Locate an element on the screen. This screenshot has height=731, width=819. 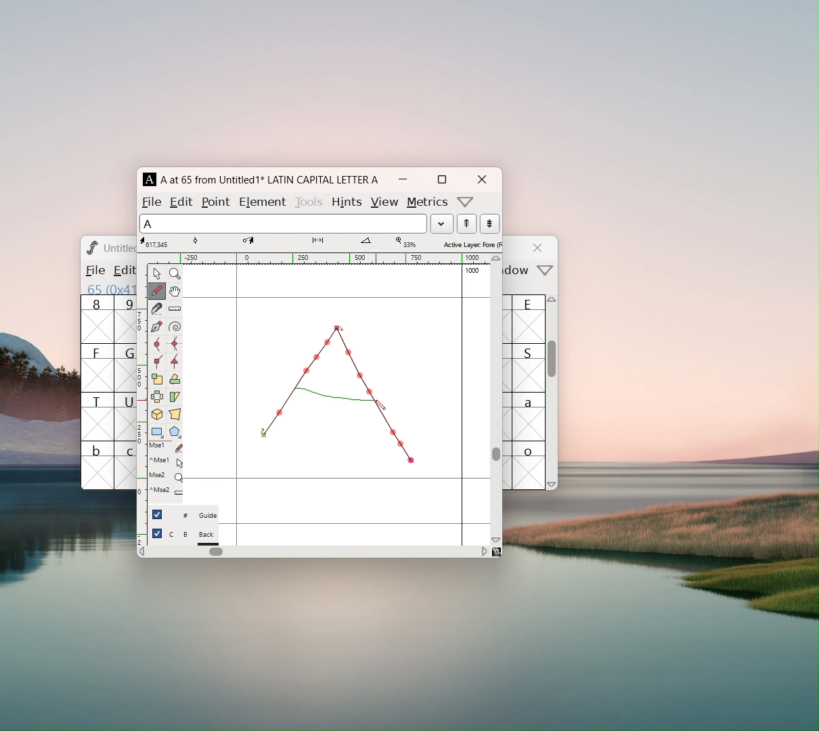
scrollbar is located at coordinates (552, 365).